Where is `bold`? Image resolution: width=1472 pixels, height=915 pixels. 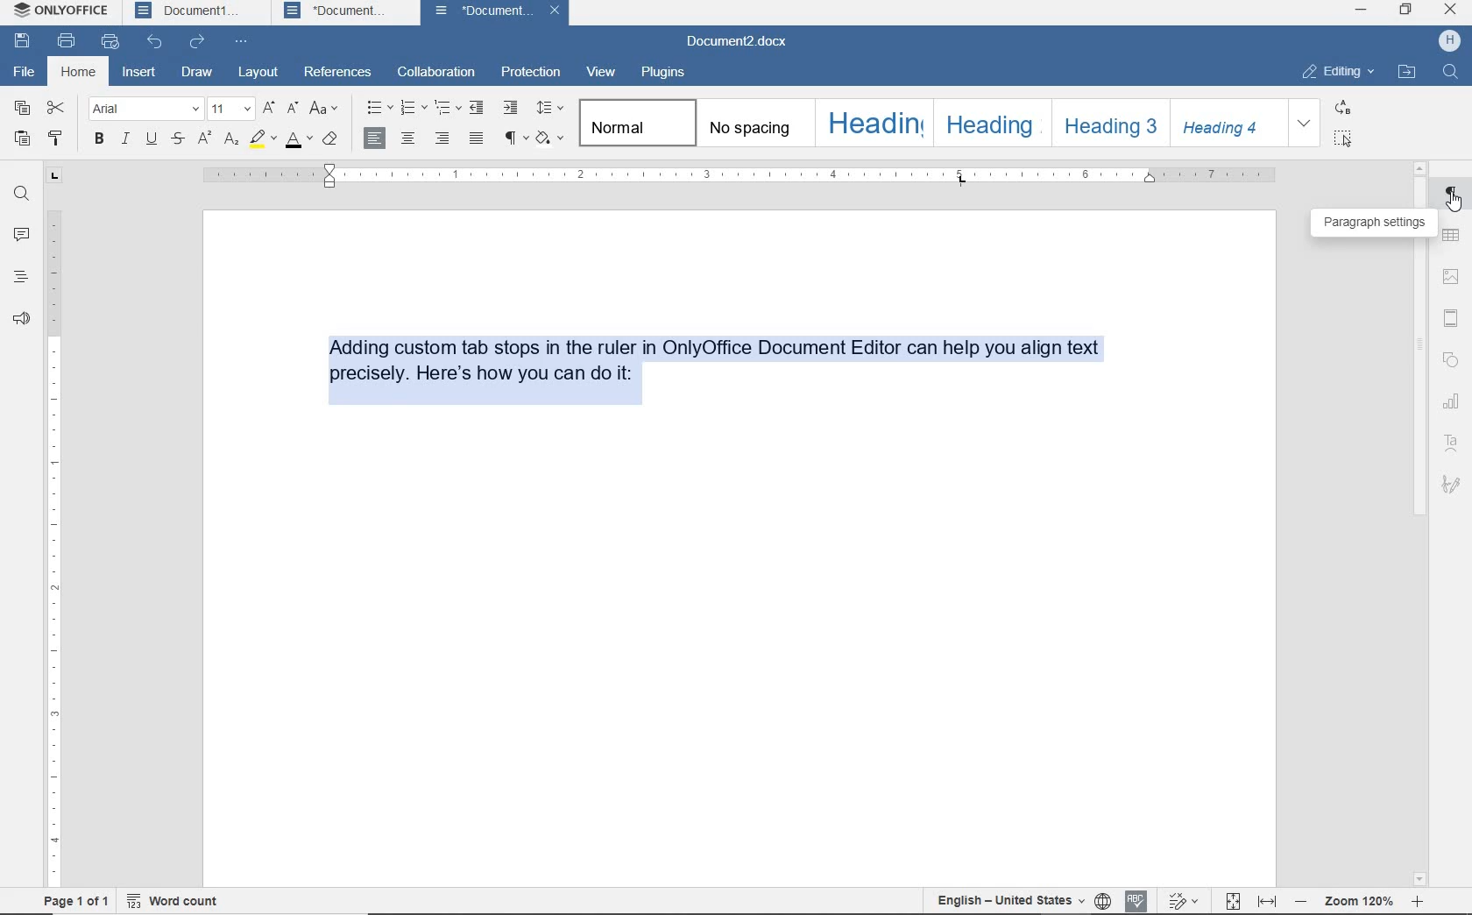 bold is located at coordinates (100, 140).